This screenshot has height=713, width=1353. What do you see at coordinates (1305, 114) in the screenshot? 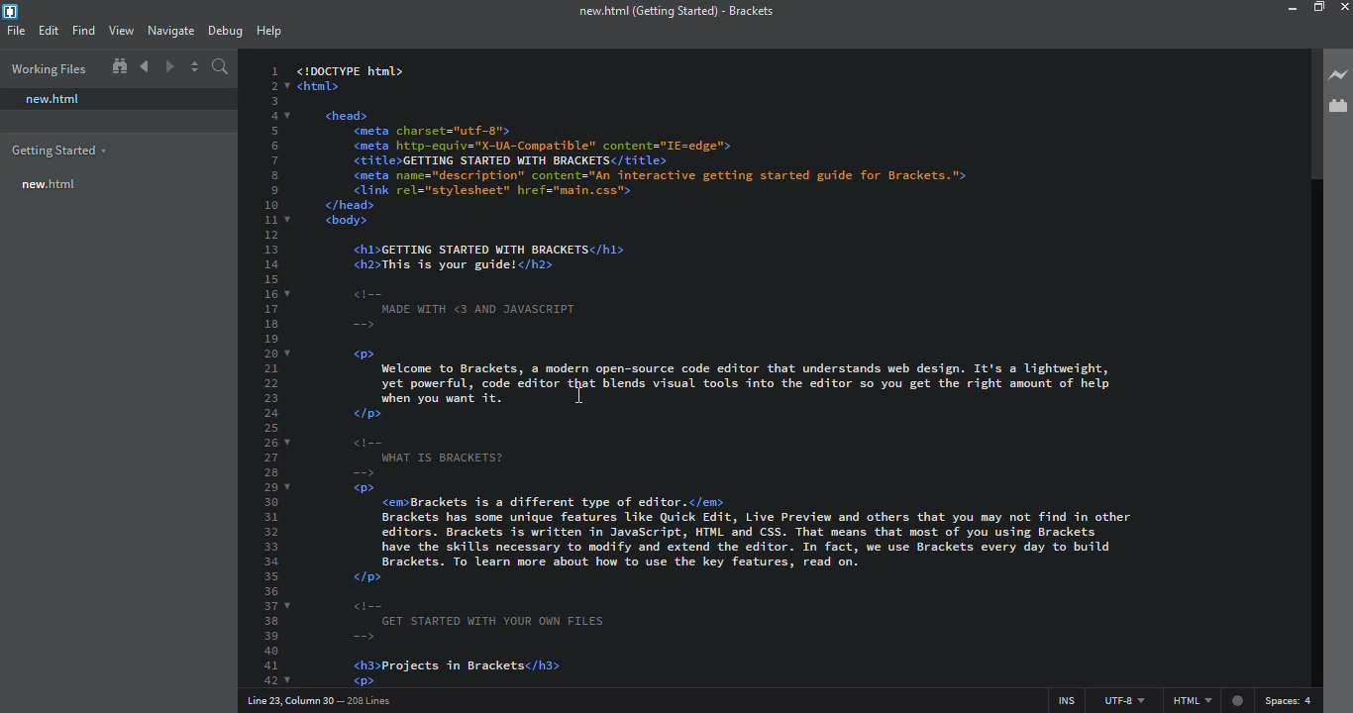
I see `scroll bar` at bounding box center [1305, 114].